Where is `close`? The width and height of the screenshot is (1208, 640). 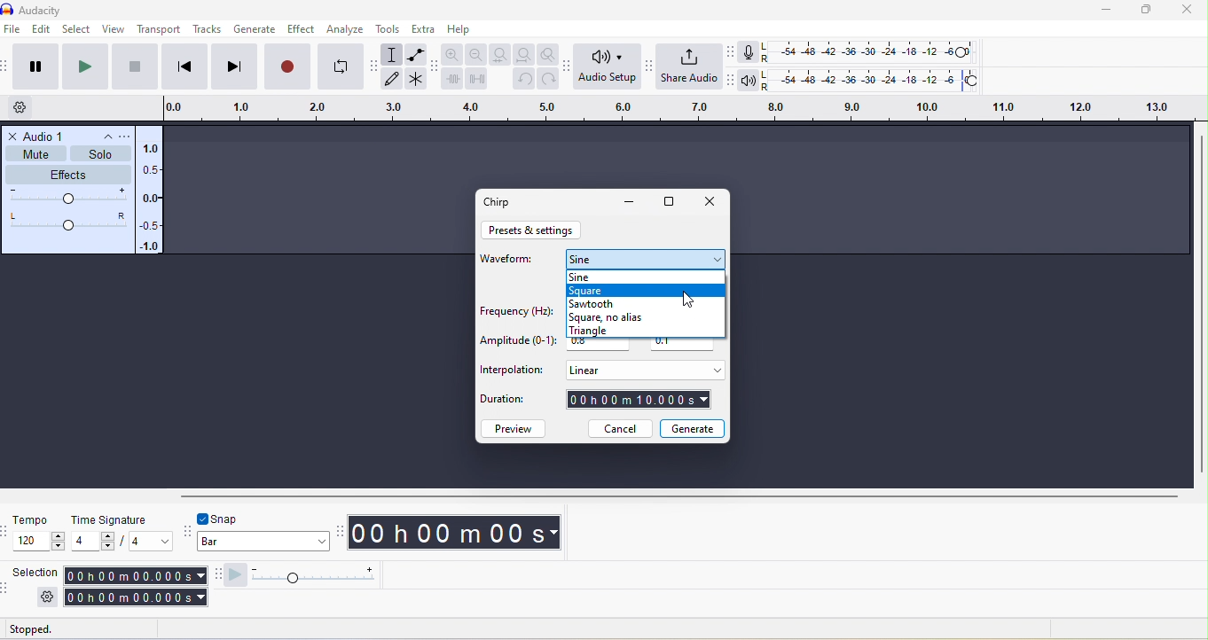 close is located at coordinates (710, 203).